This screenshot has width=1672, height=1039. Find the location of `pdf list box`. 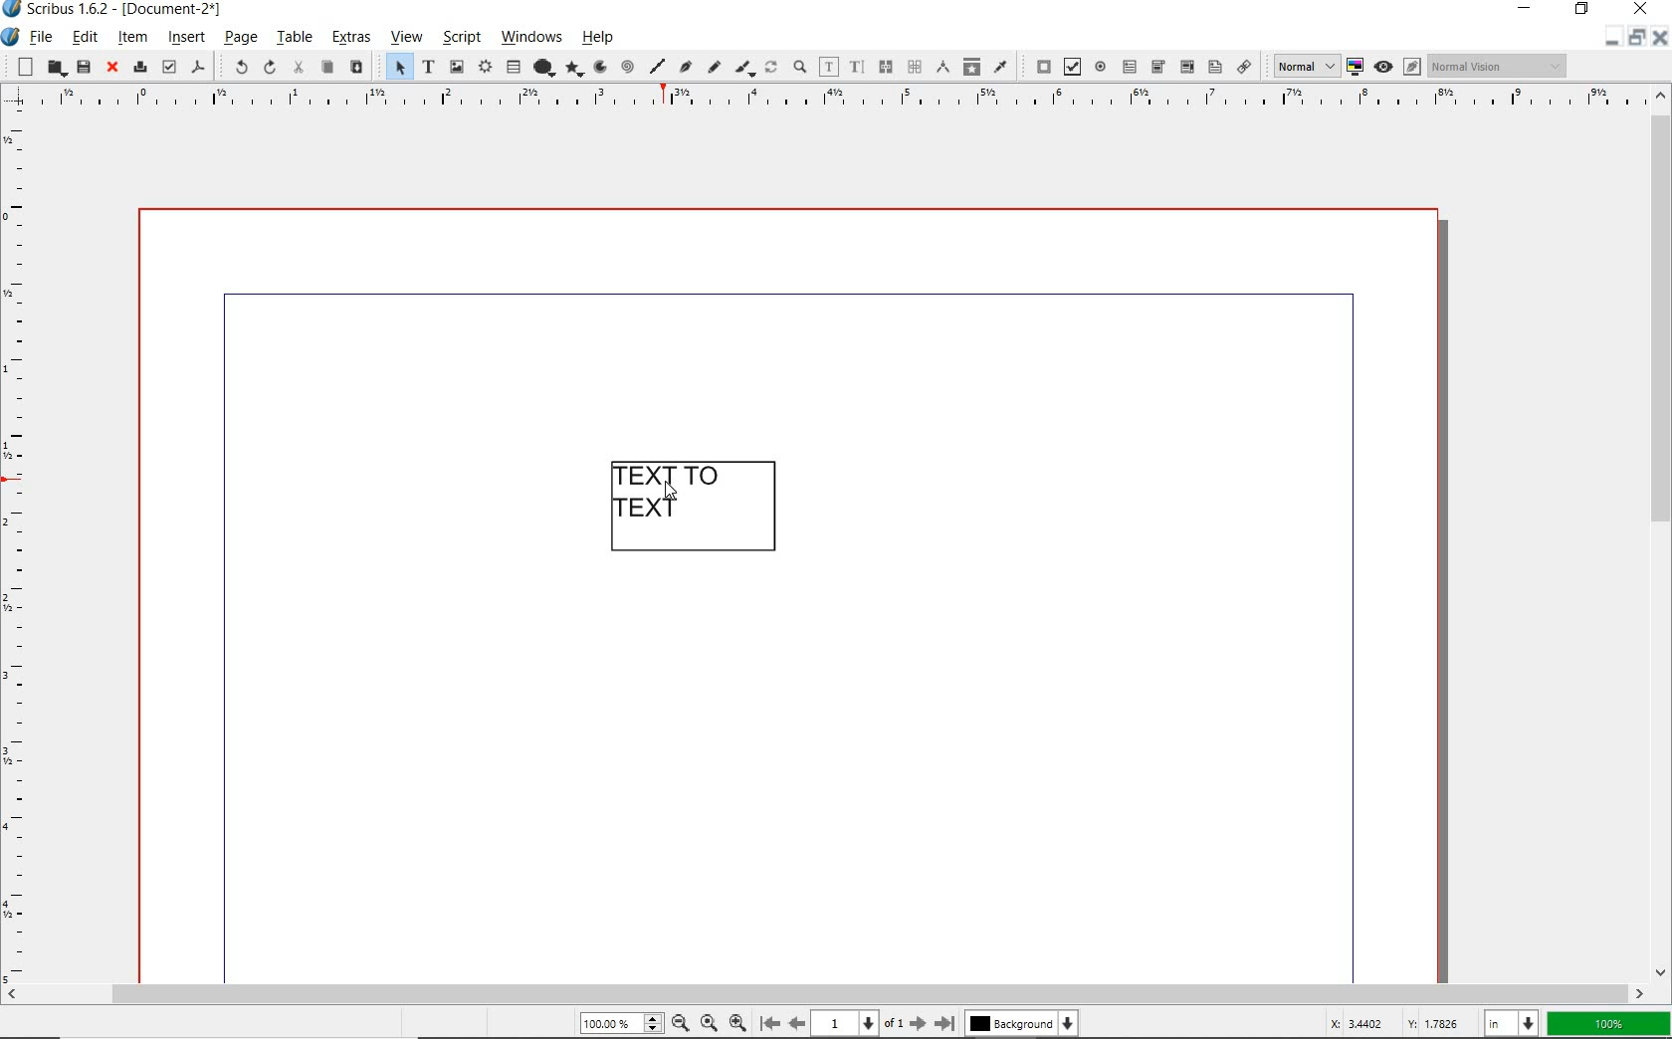

pdf list box is located at coordinates (1214, 68).